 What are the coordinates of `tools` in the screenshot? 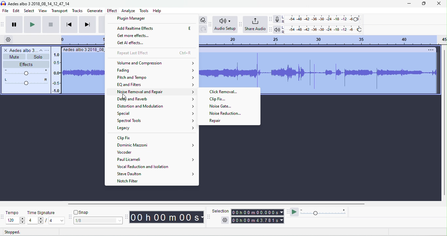 It's located at (144, 11).